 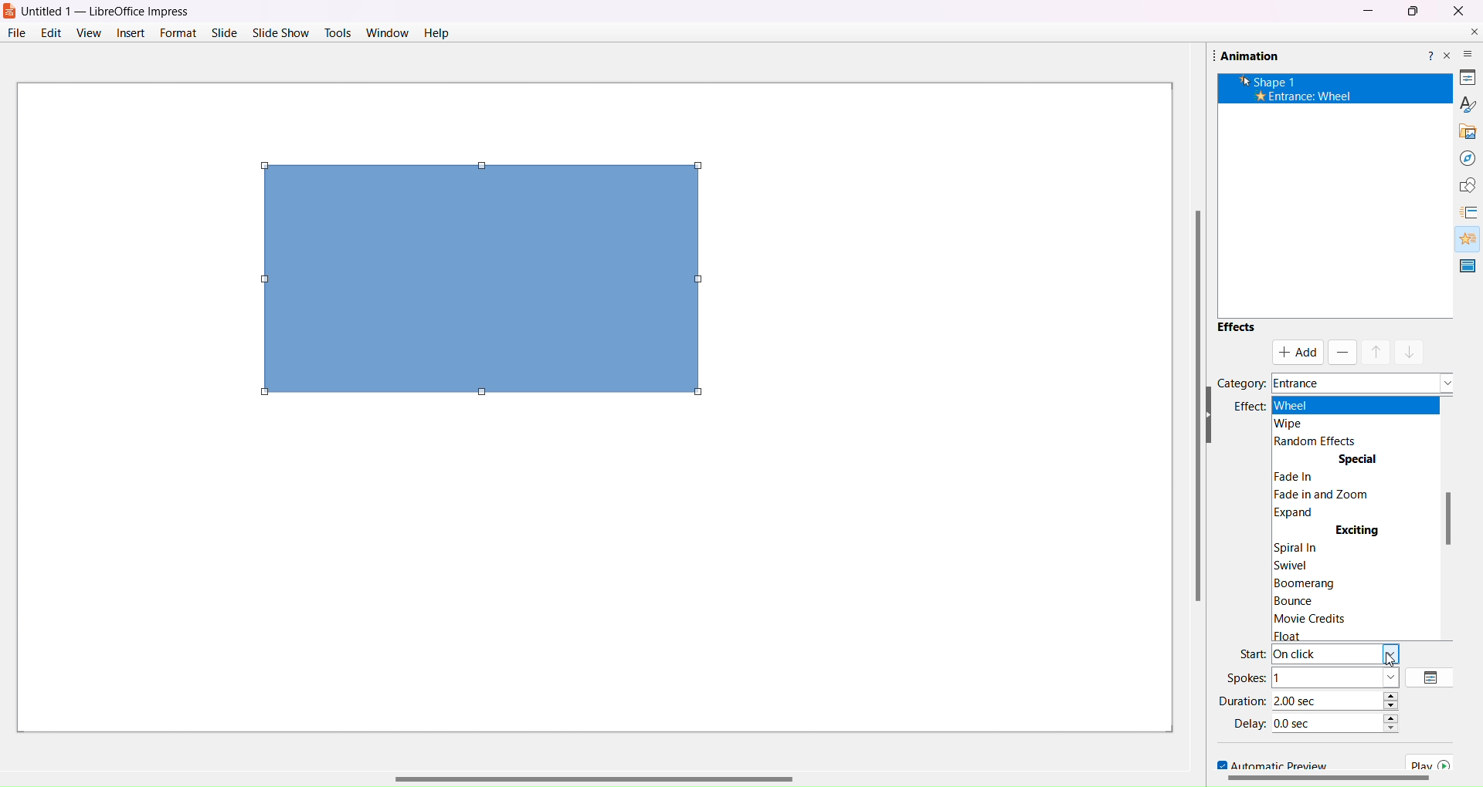 I want to click on Effect Element Space, so click(x=1359, y=518).